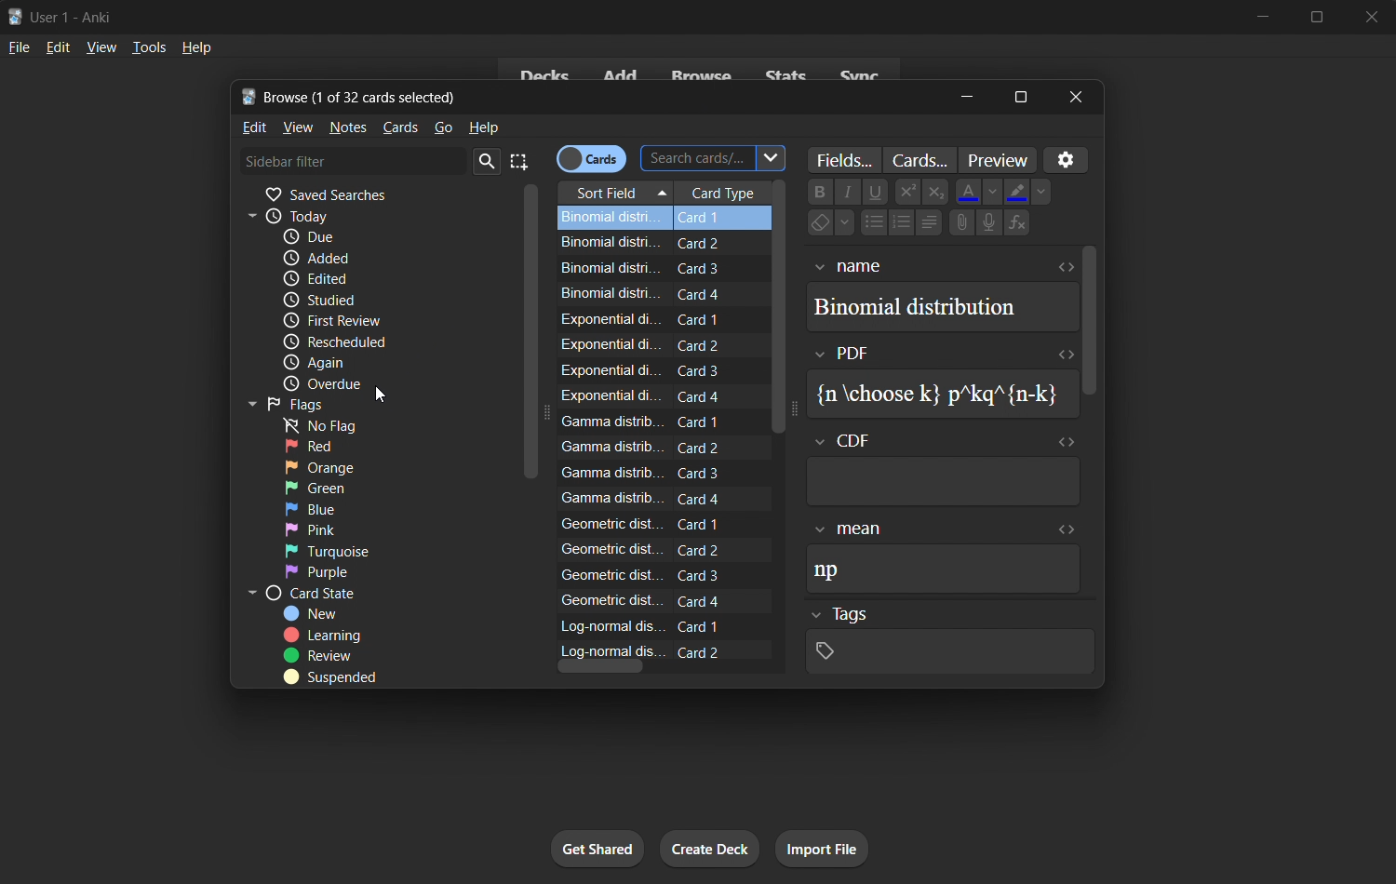 This screenshot has height=884, width=1396. I want to click on Log-normal dis, so click(612, 651).